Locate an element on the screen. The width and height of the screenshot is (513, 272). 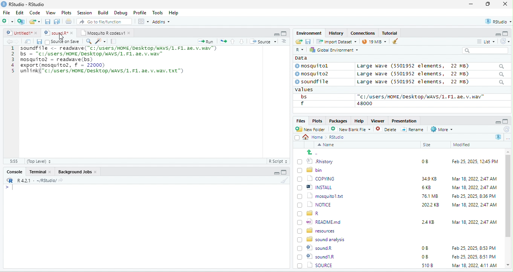
Build is located at coordinates (103, 12).